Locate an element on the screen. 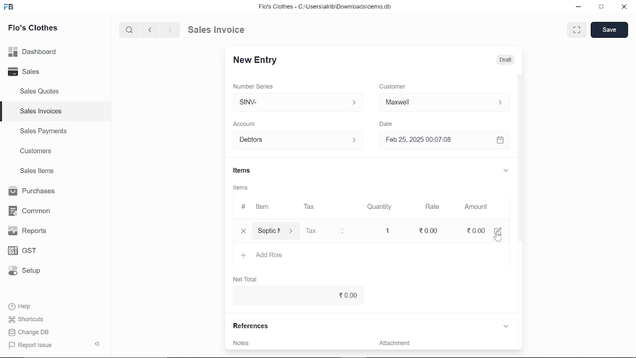  next is located at coordinates (170, 30).